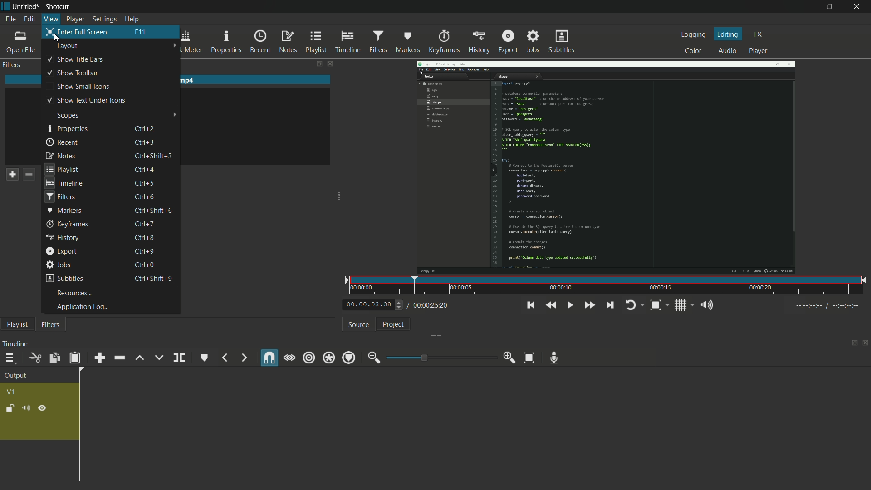 The width and height of the screenshot is (871, 490). I want to click on properties, so click(226, 42).